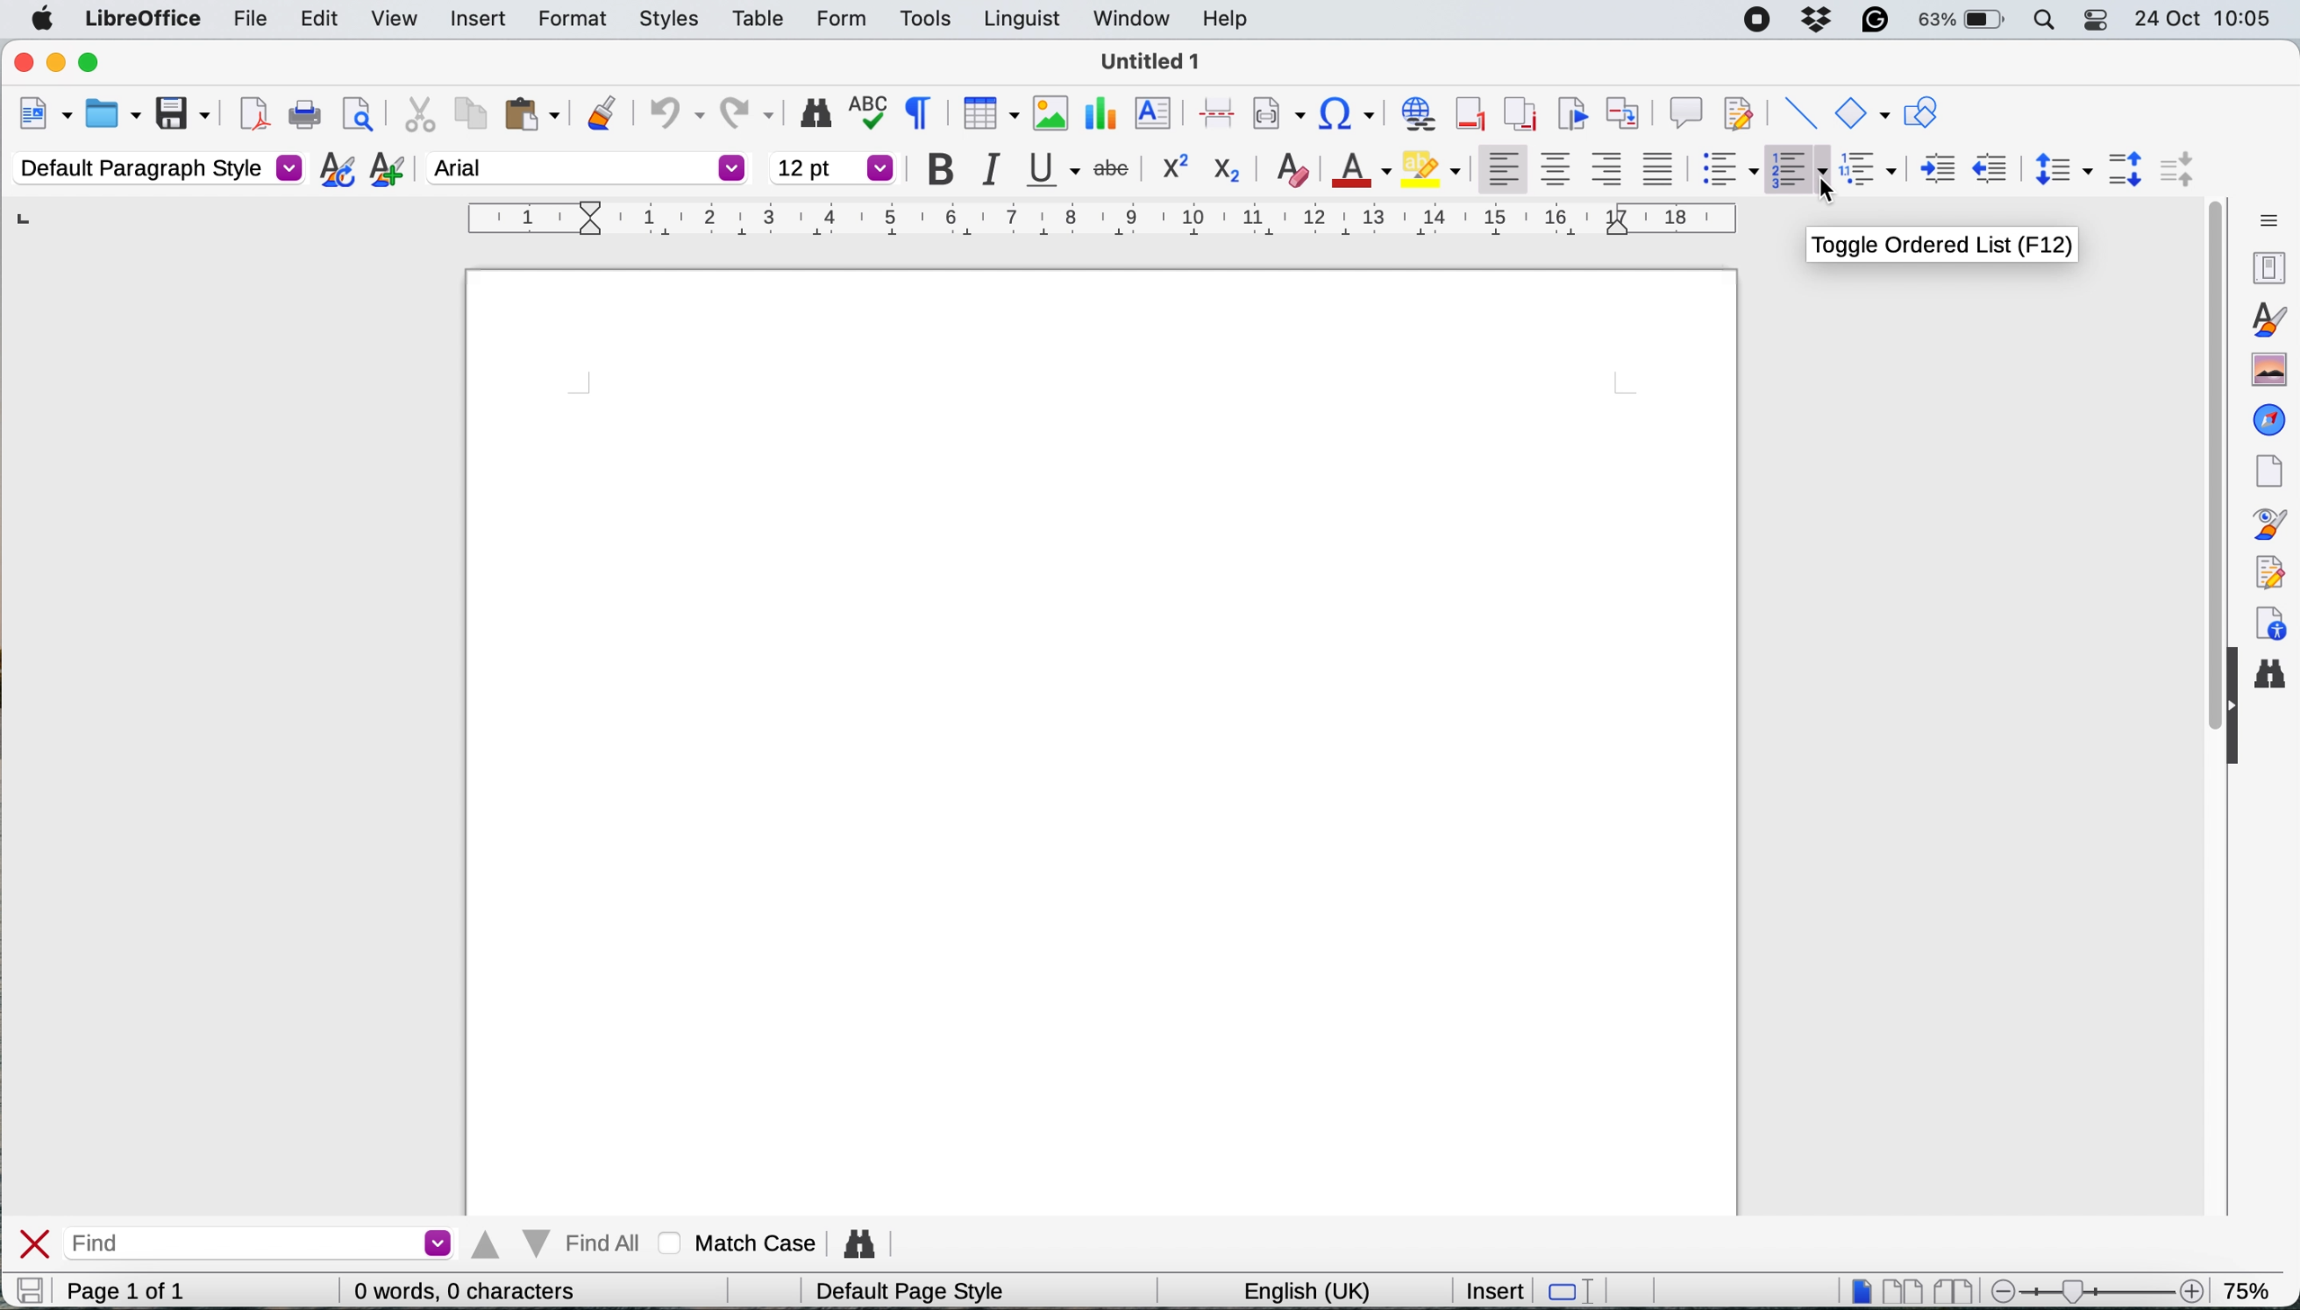  I want to click on english(uk), so click(1314, 1291).